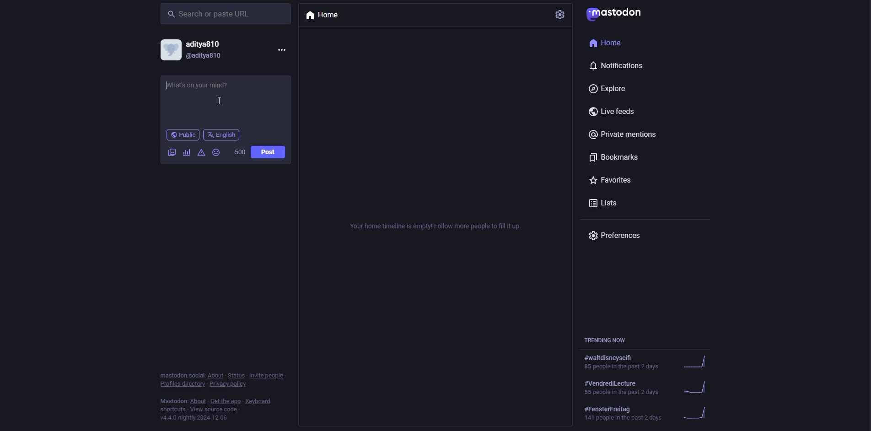  Describe the element at coordinates (615, 158) in the screenshot. I see `bookmarks` at that location.